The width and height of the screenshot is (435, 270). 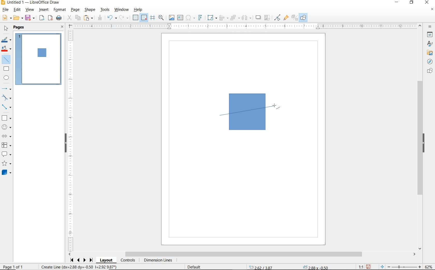 I want to click on DRAWING LINE, so click(x=249, y=110).